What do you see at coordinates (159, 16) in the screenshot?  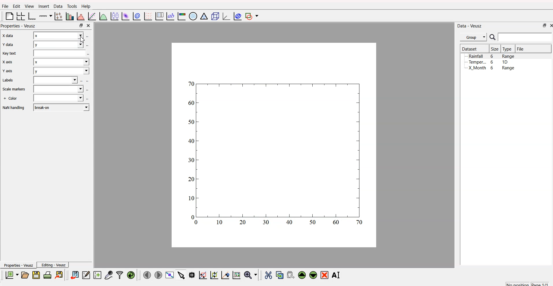 I see `plot key` at bounding box center [159, 16].